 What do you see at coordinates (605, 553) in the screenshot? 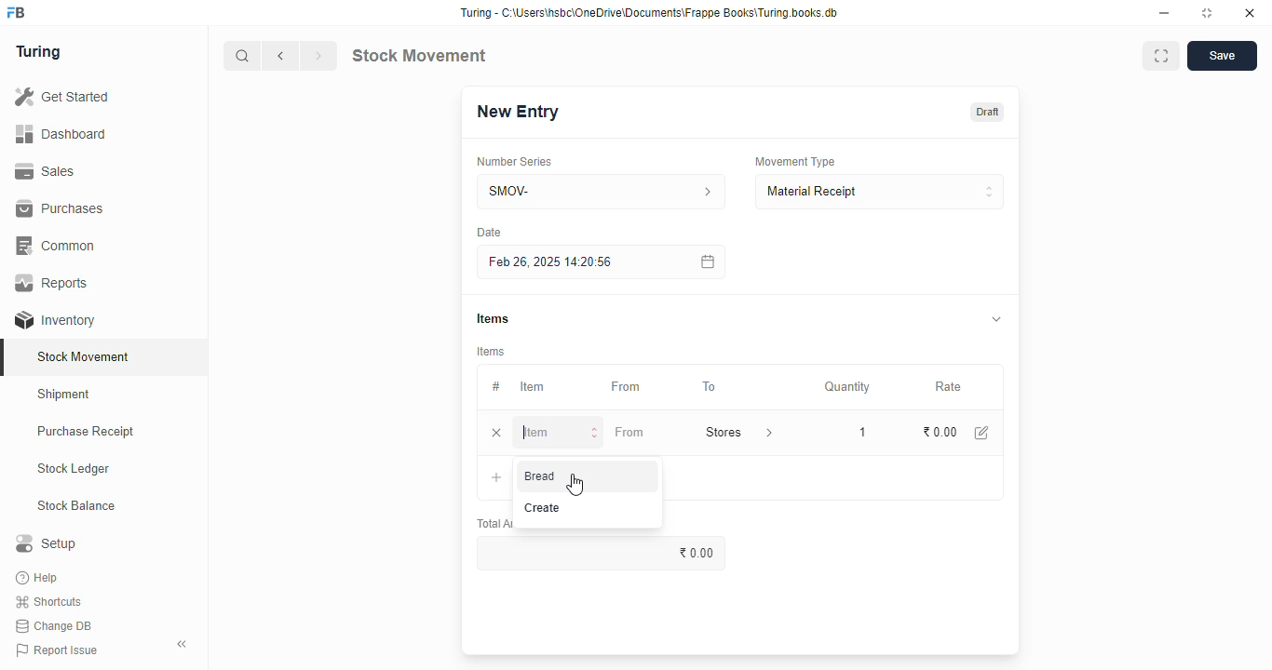
I see `₹0.00` at bounding box center [605, 553].